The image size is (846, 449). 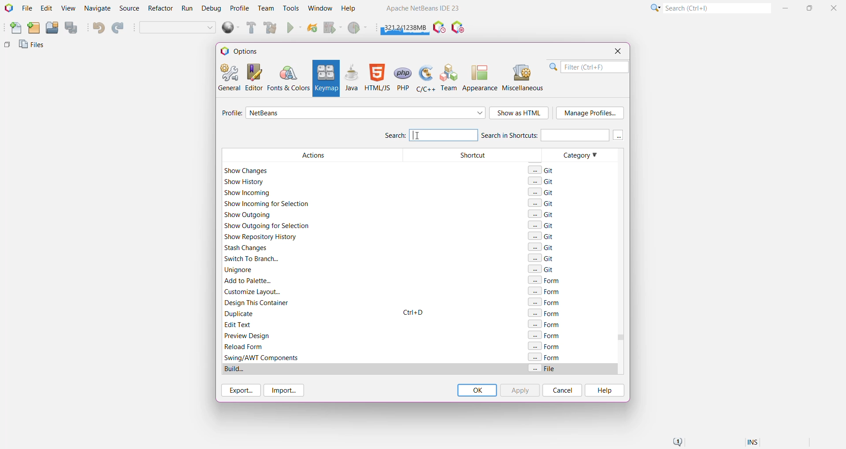 What do you see at coordinates (404, 77) in the screenshot?
I see `PHP` at bounding box center [404, 77].